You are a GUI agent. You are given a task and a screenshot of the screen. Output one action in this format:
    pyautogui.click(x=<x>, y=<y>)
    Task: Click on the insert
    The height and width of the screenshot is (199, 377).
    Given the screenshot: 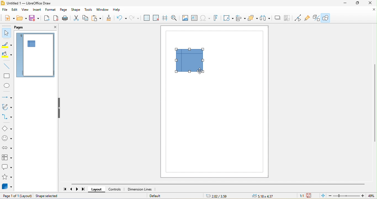 What is the action you would take?
    pyautogui.click(x=38, y=10)
    